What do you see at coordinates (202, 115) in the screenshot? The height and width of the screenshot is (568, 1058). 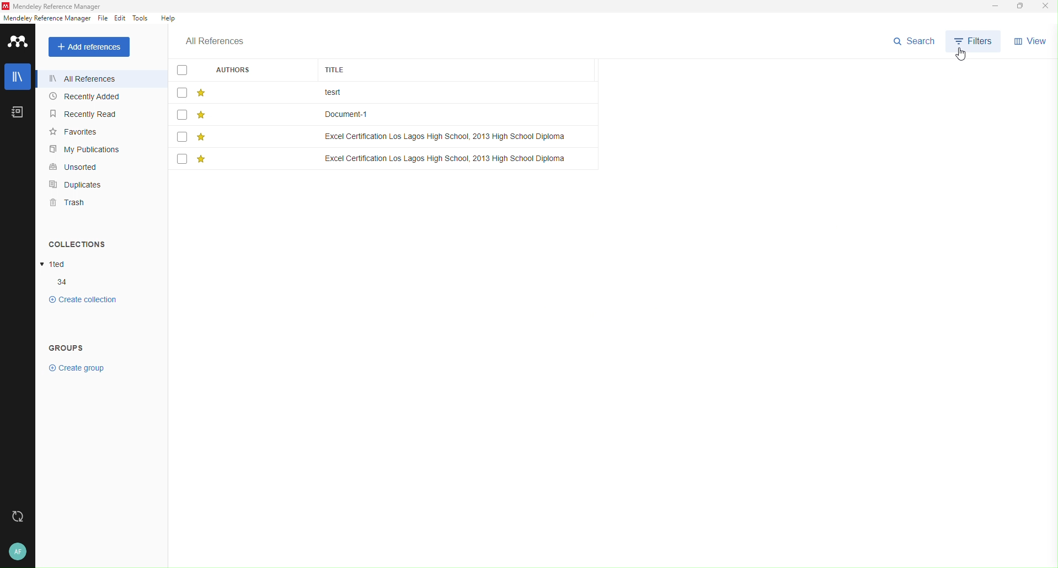 I see `star` at bounding box center [202, 115].